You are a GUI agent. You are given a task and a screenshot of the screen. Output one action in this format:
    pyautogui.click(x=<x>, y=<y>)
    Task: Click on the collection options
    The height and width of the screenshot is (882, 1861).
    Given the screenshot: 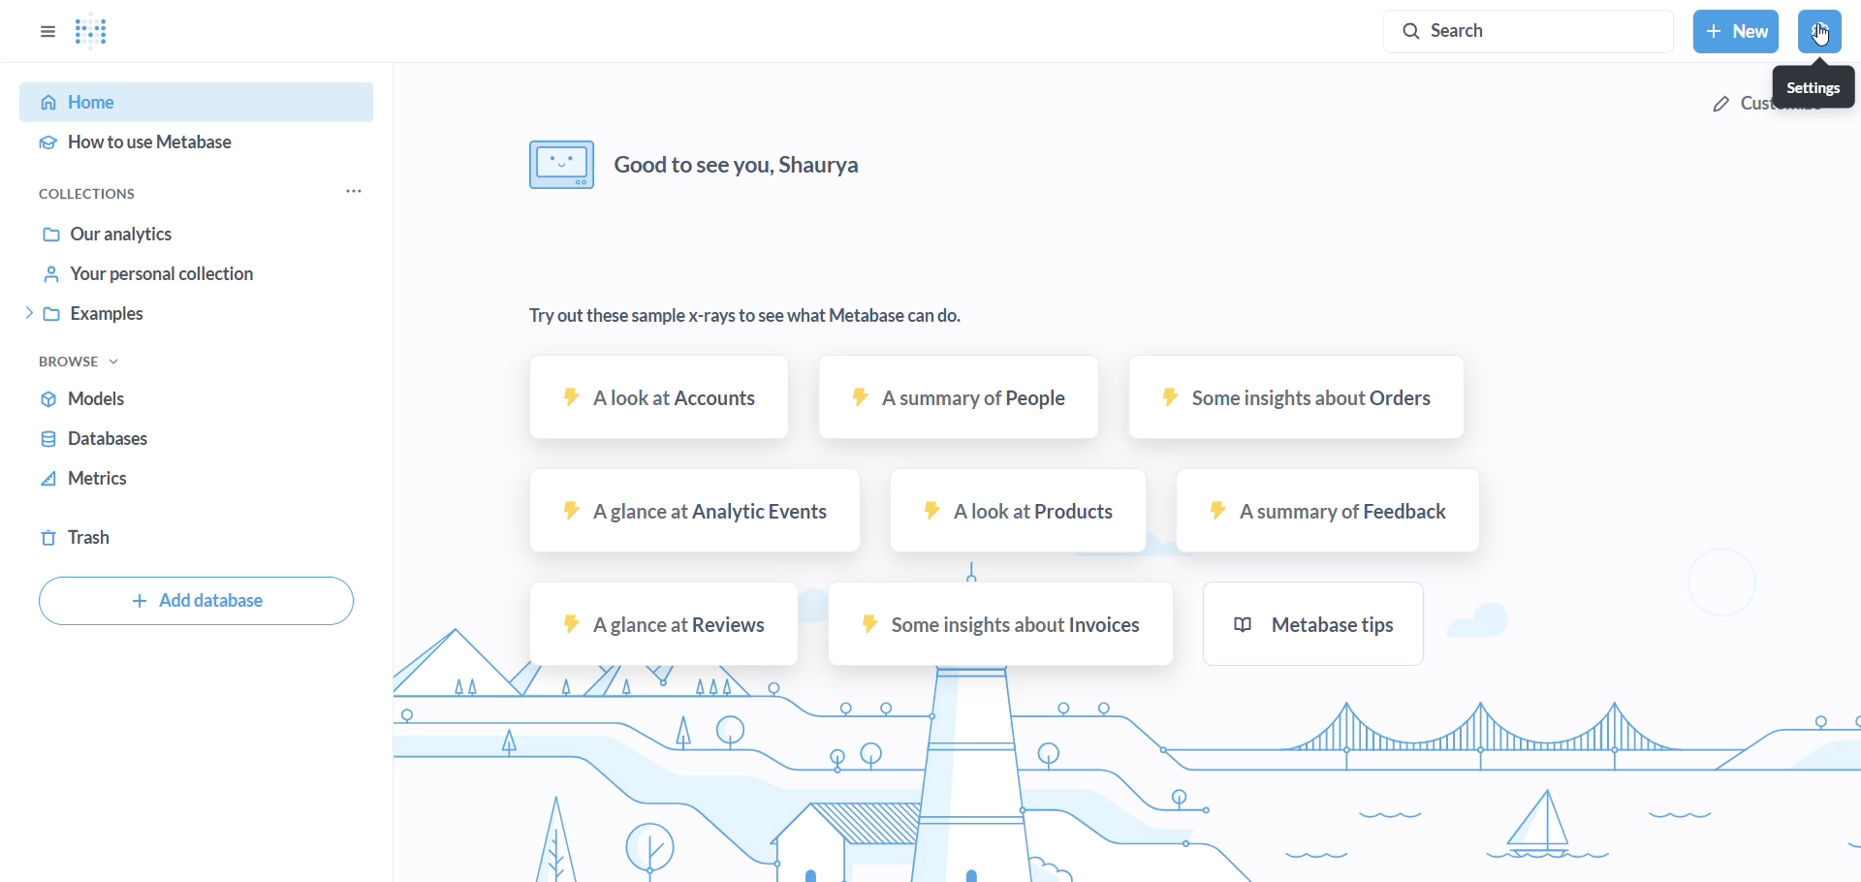 What is the action you would take?
    pyautogui.click(x=354, y=192)
    